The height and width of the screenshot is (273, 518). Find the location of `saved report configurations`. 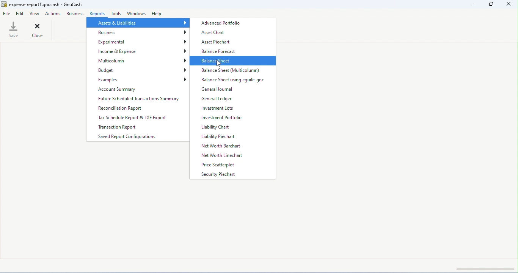

saved report configurations is located at coordinates (127, 137).